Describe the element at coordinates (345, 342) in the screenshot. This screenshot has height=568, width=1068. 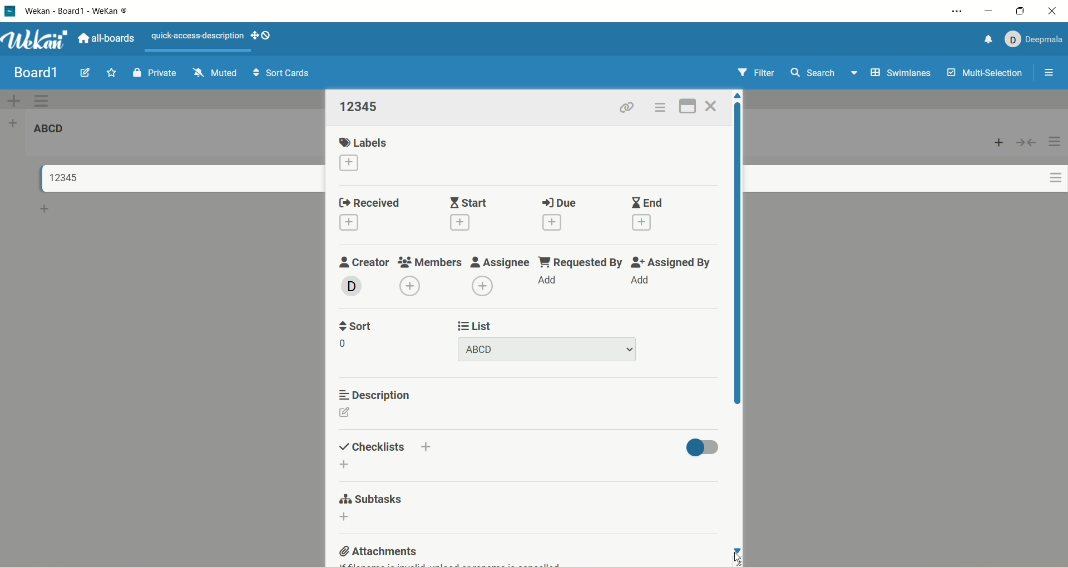
I see `number` at that location.